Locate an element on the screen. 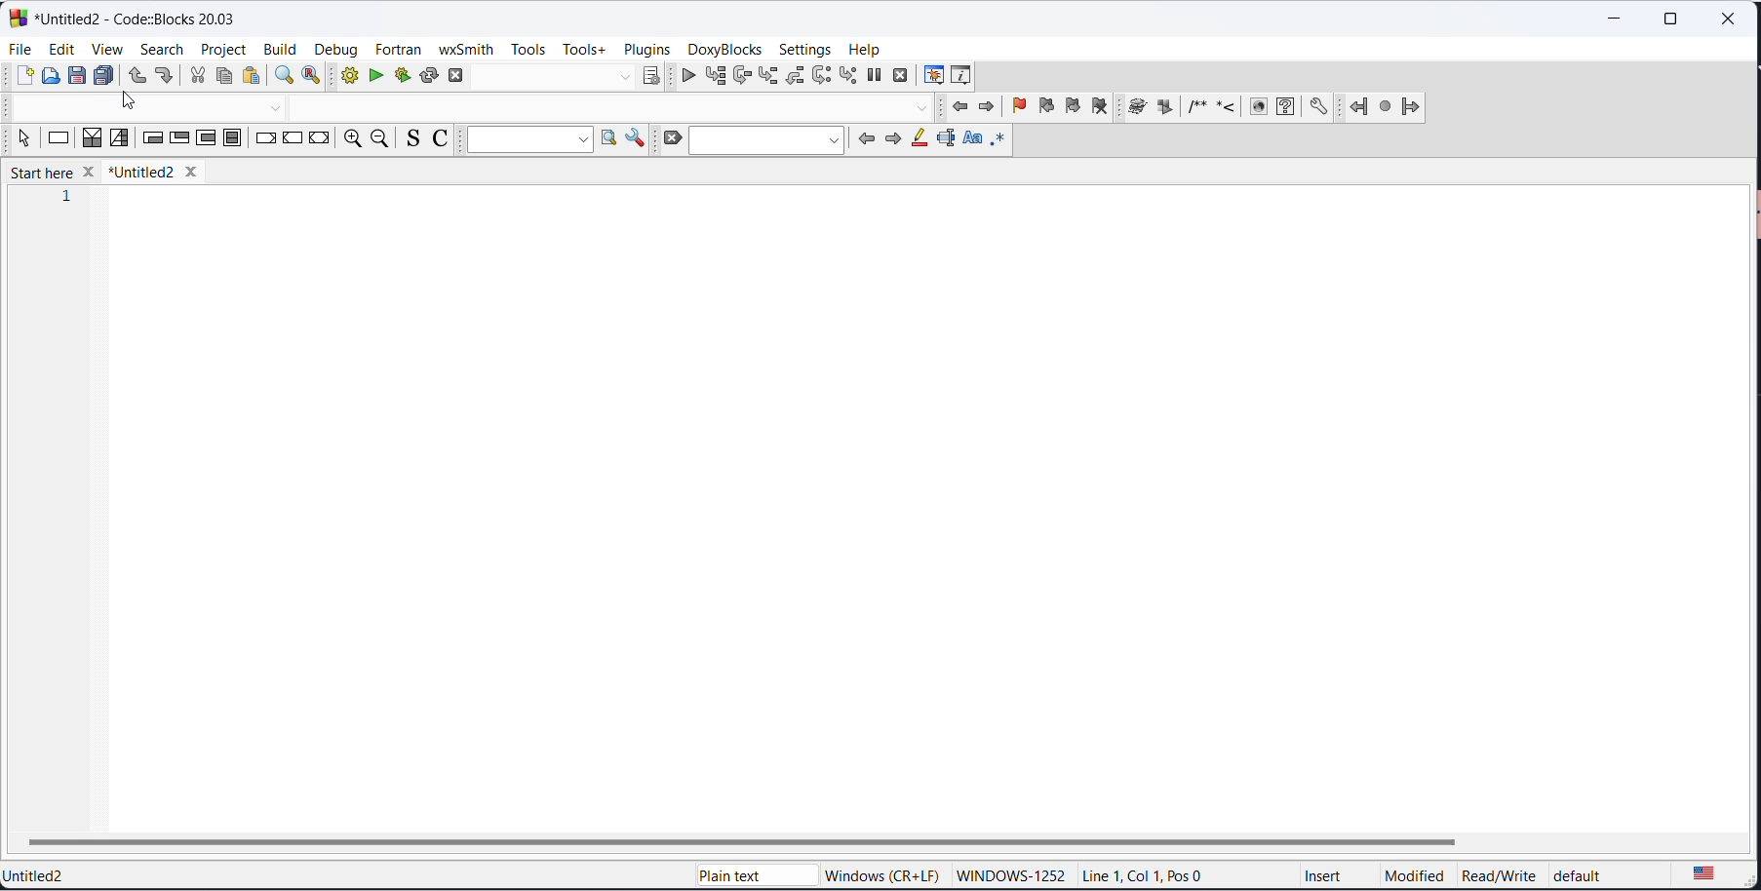 This screenshot has height=891, width=1761. line 1, Col 1, Pos 0 is located at coordinates (1148, 875).